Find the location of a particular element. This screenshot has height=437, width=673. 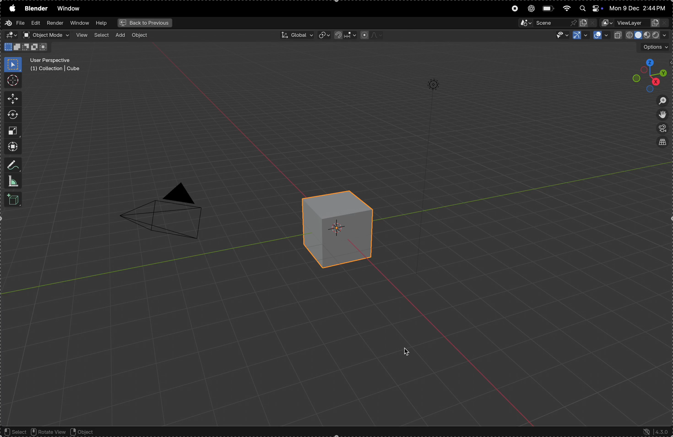

object is located at coordinates (87, 432).